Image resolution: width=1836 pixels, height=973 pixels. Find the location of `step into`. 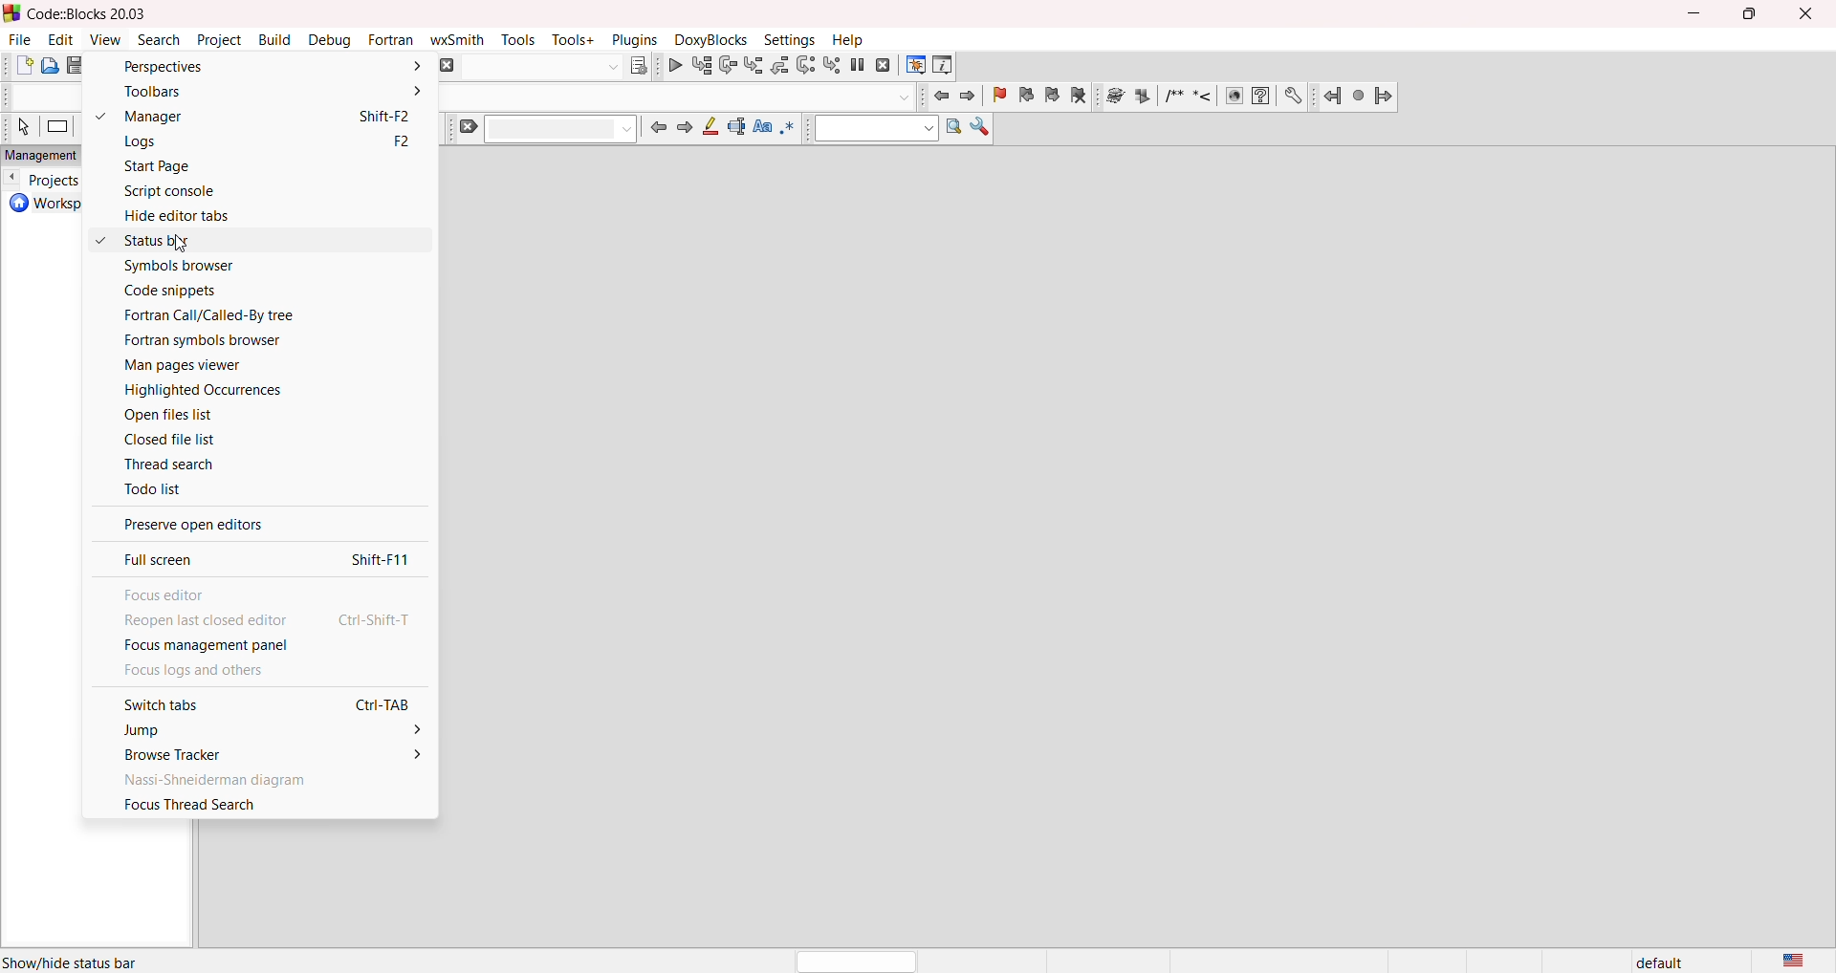

step into is located at coordinates (754, 67).